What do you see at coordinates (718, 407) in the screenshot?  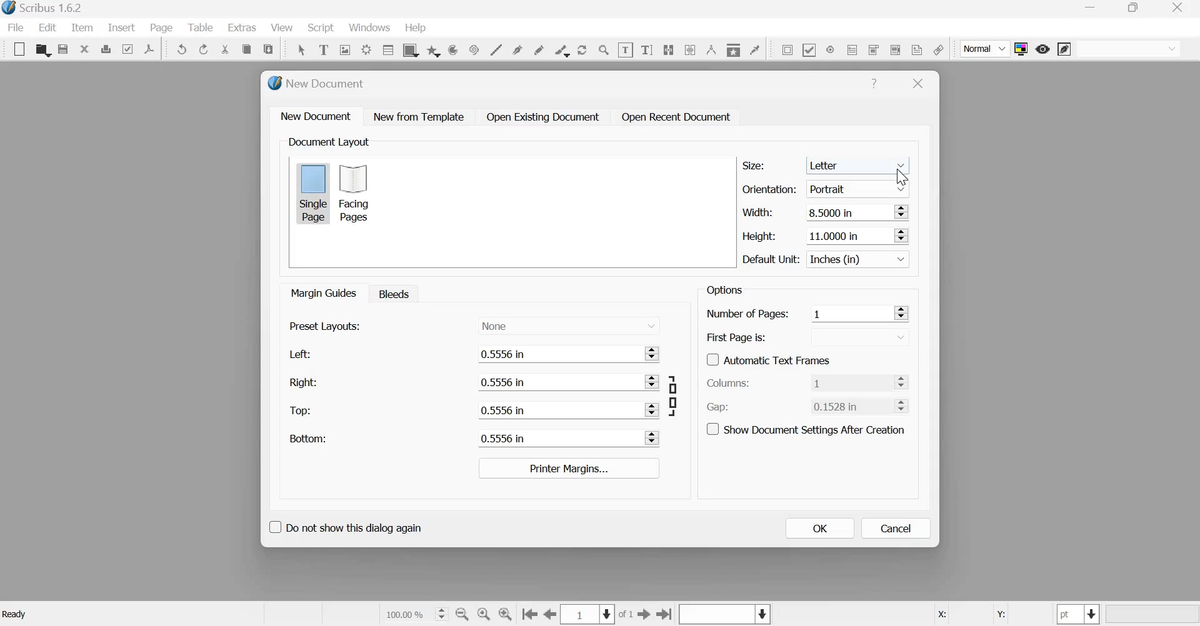 I see `Gap:` at bounding box center [718, 407].